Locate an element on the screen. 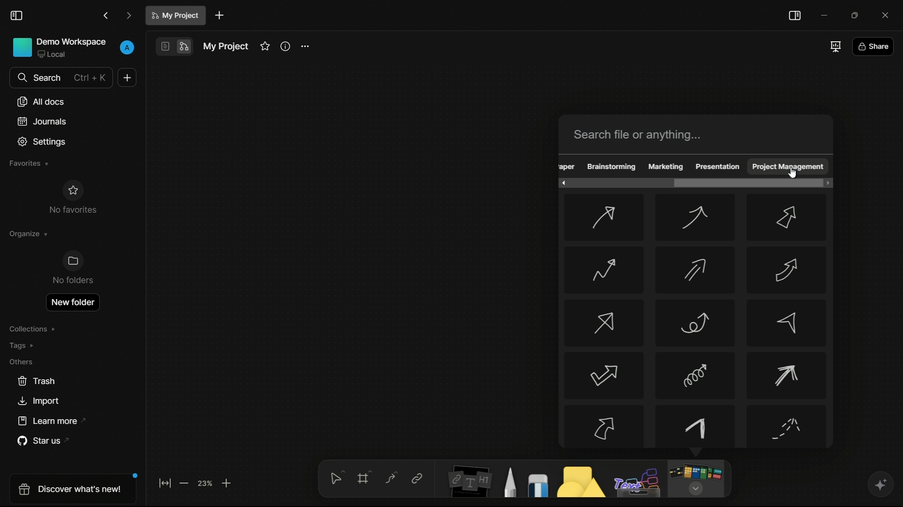 This screenshot has height=507, width=903. maximize or restore is located at coordinates (858, 15).